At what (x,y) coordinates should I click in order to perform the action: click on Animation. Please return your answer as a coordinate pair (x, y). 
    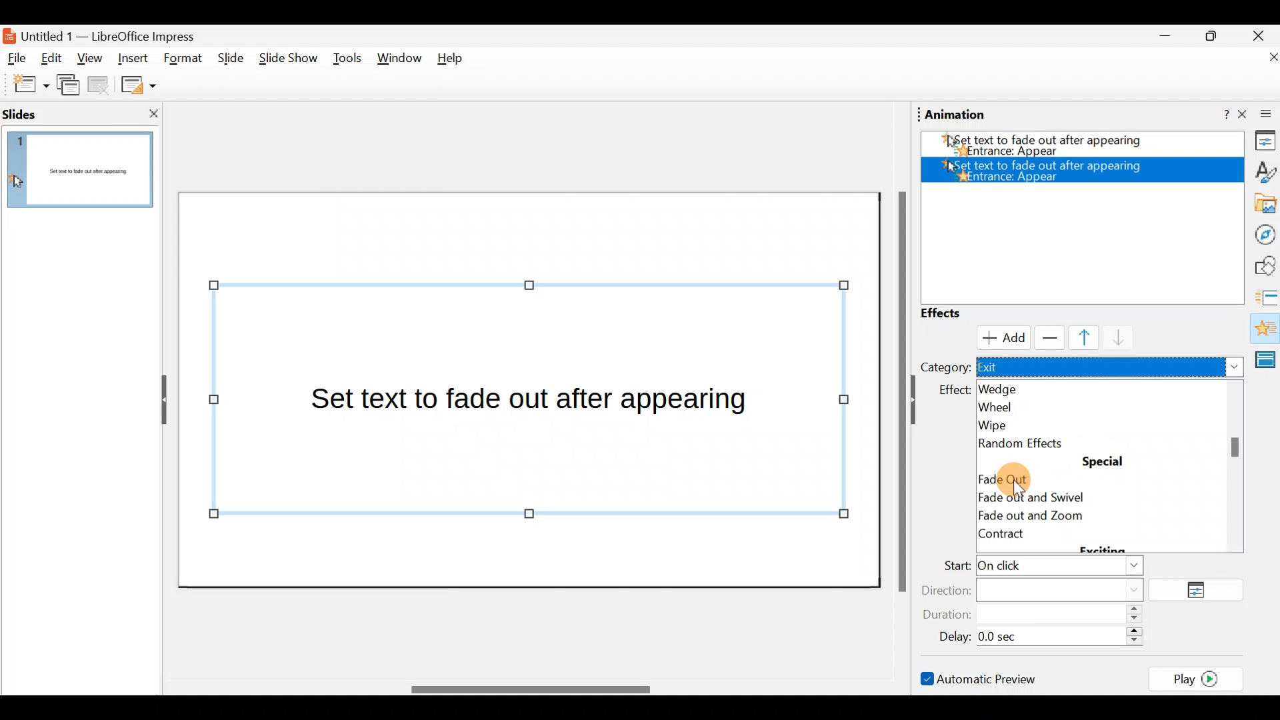
    Looking at the image, I should click on (1264, 330).